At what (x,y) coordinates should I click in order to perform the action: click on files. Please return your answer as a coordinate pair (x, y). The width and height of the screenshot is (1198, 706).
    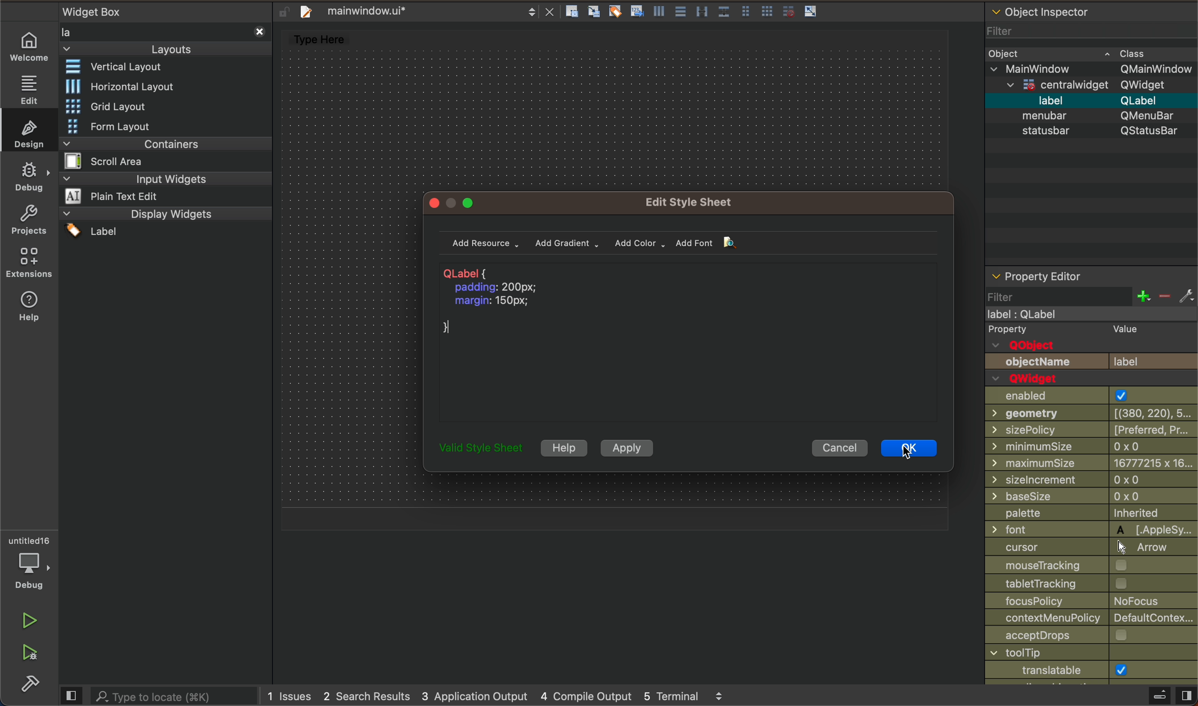
    Looking at the image, I should click on (697, 12).